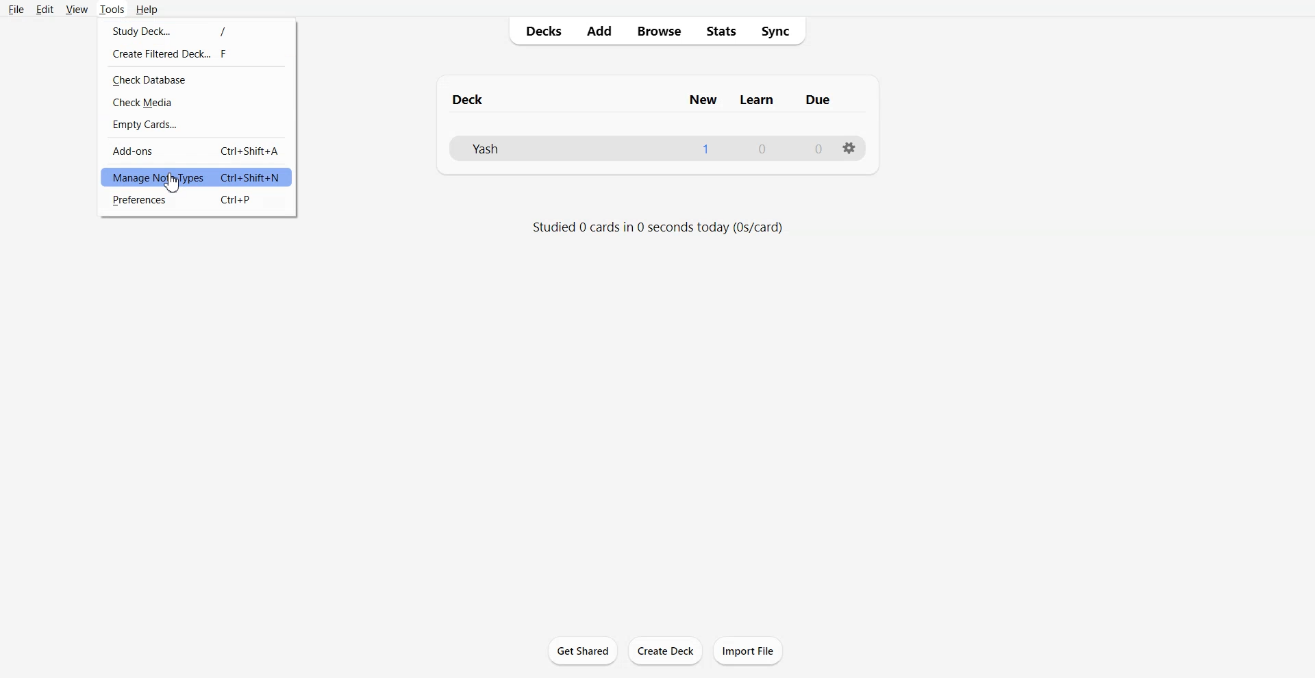 Image resolution: width=1315 pixels, height=678 pixels. What do you see at coordinates (196, 201) in the screenshot?
I see `Preferences` at bounding box center [196, 201].